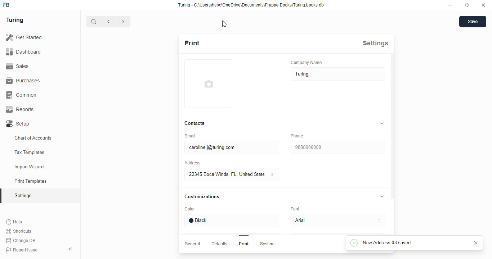 This screenshot has width=492, height=259. What do you see at coordinates (23, 81) in the screenshot?
I see `purchases` at bounding box center [23, 81].